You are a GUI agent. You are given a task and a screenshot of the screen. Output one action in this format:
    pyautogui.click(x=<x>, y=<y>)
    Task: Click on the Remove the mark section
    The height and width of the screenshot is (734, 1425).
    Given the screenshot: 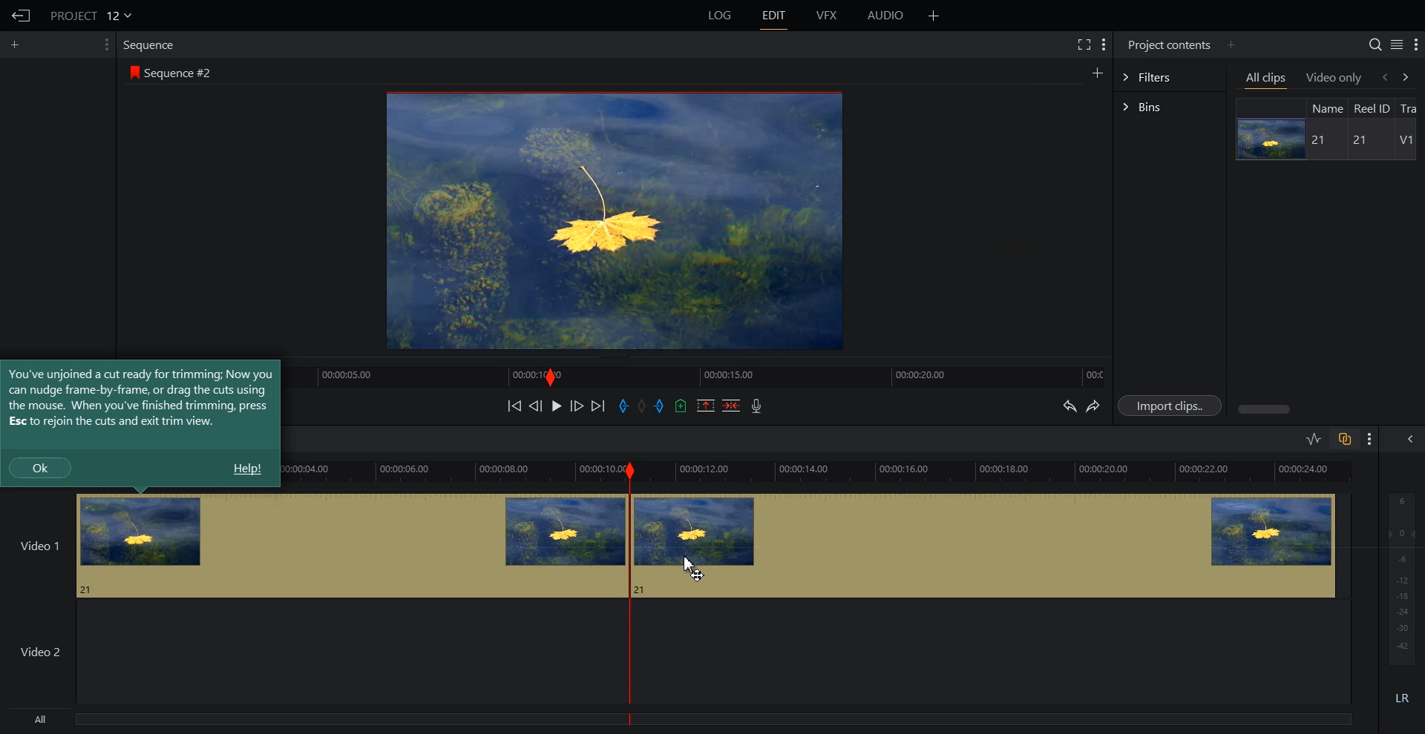 What is the action you would take?
    pyautogui.click(x=706, y=406)
    